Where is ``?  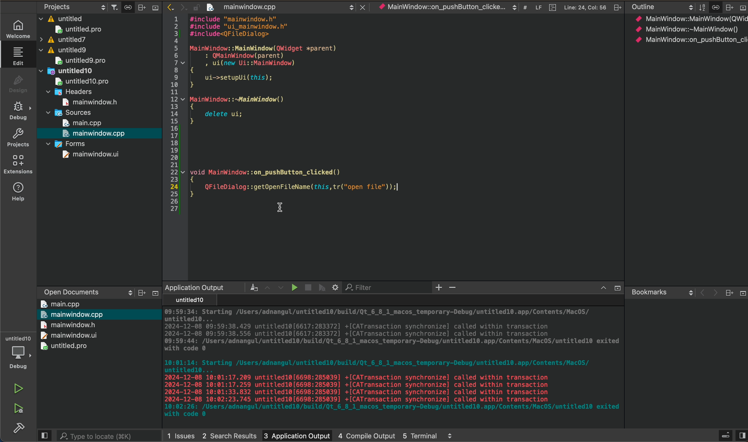  is located at coordinates (616, 288).